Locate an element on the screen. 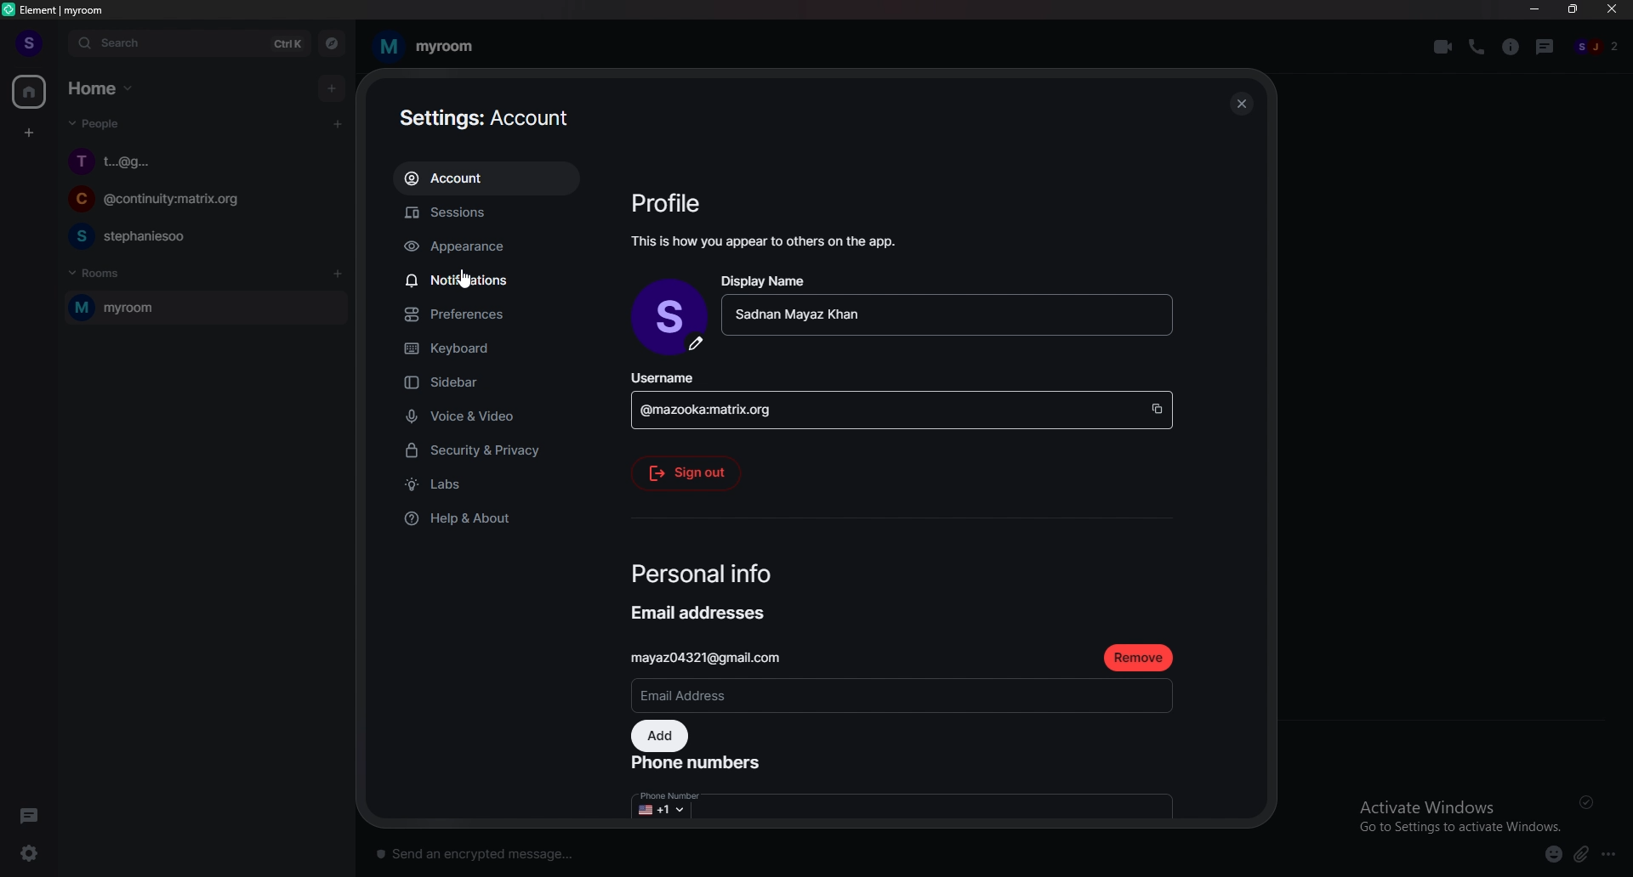 The height and width of the screenshot is (877, 1633). display photo is located at coordinates (669, 316).